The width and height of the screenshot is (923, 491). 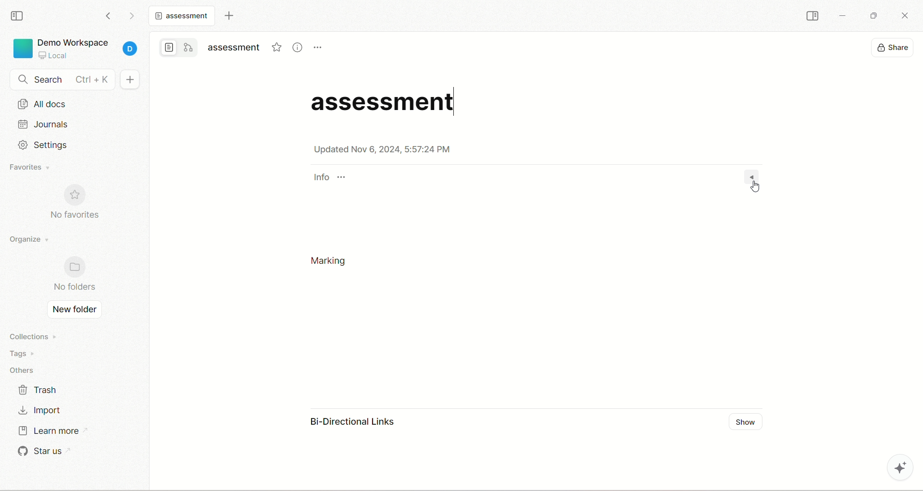 I want to click on profile, so click(x=131, y=47).